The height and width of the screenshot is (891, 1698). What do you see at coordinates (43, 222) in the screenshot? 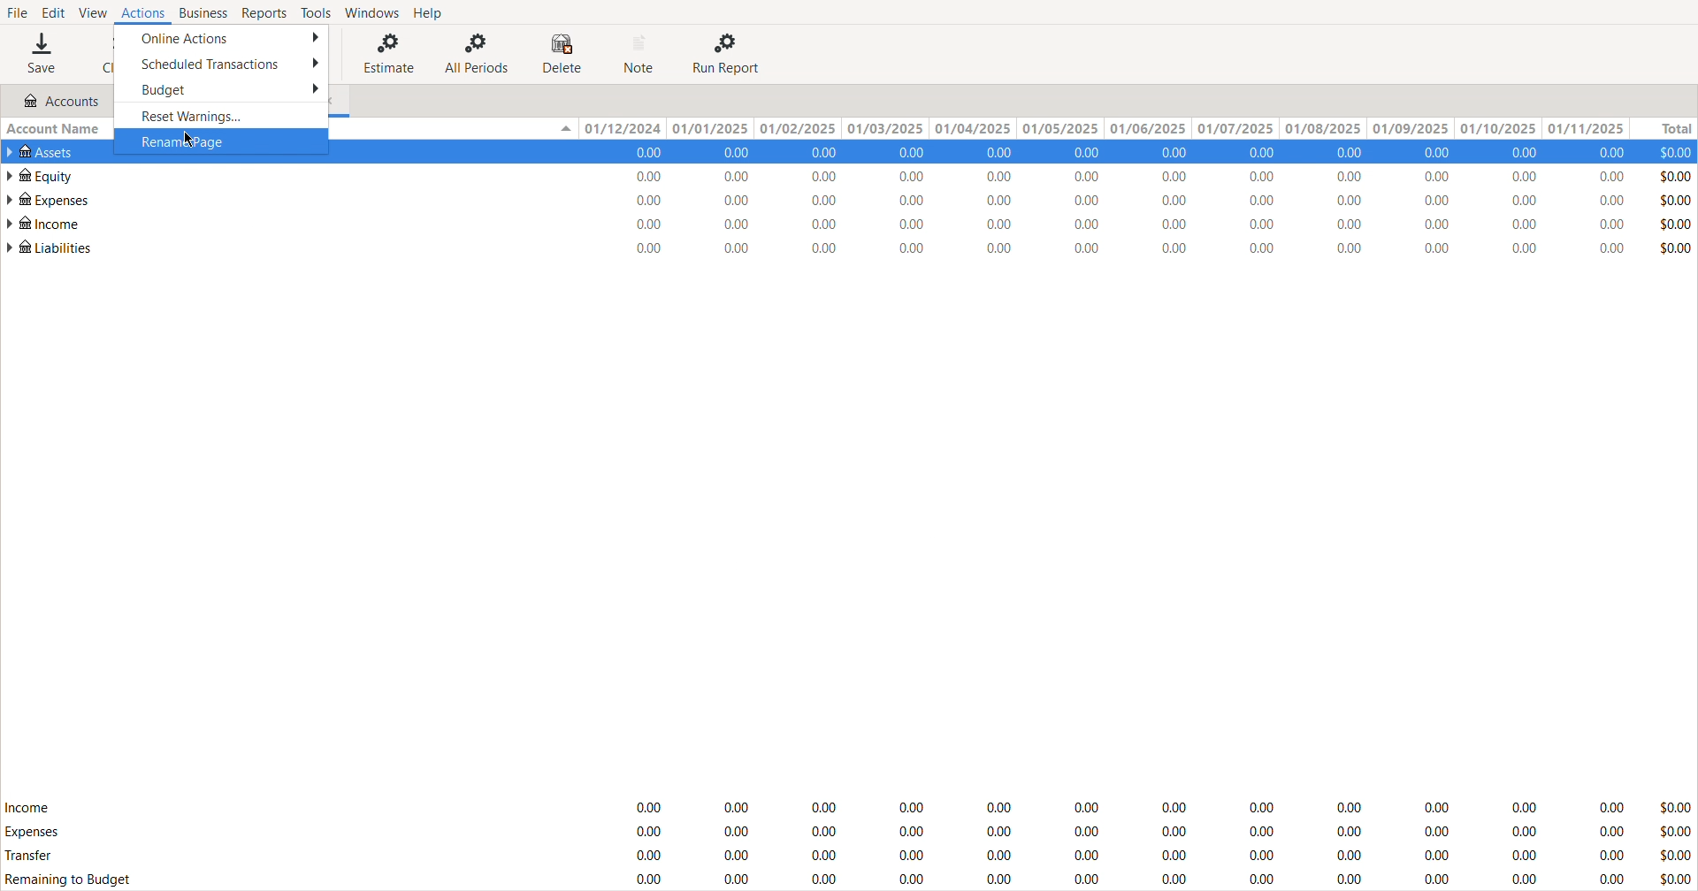
I see `Income` at bounding box center [43, 222].